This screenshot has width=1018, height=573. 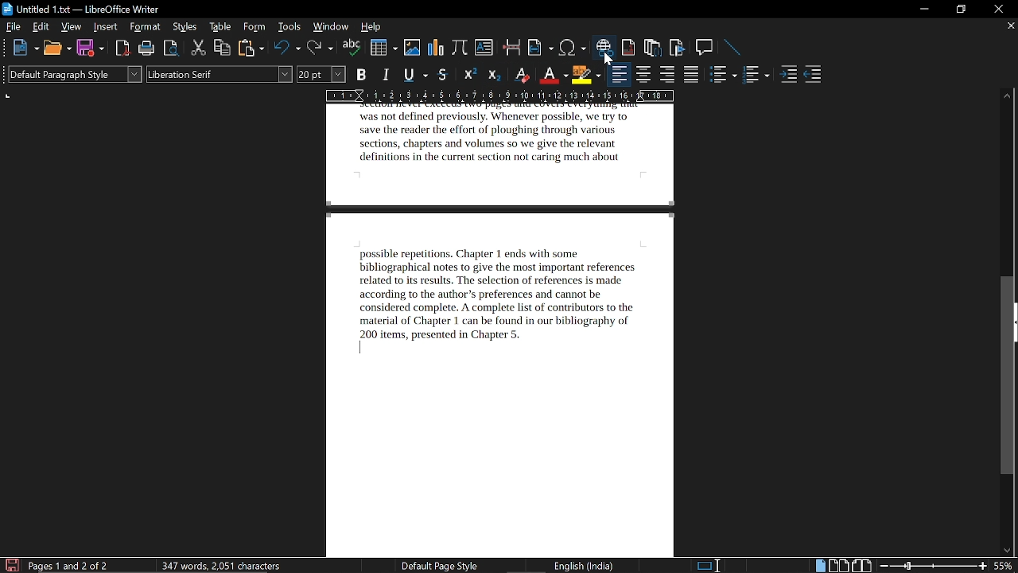 What do you see at coordinates (629, 47) in the screenshot?
I see `insert footnote` at bounding box center [629, 47].